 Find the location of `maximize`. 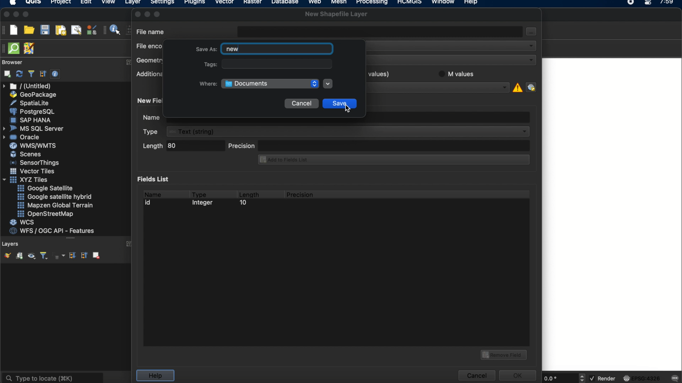

maximize is located at coordinates (26, 15).